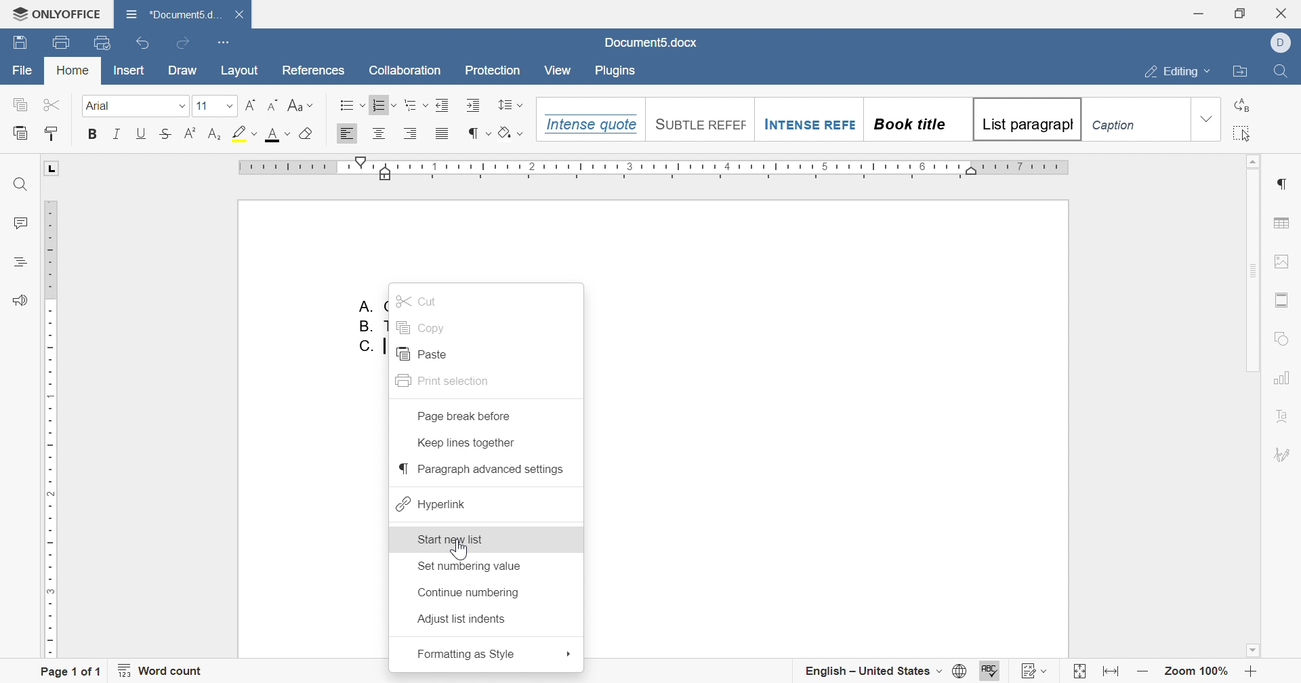  I want to click on Clear style, so click(308, 133).